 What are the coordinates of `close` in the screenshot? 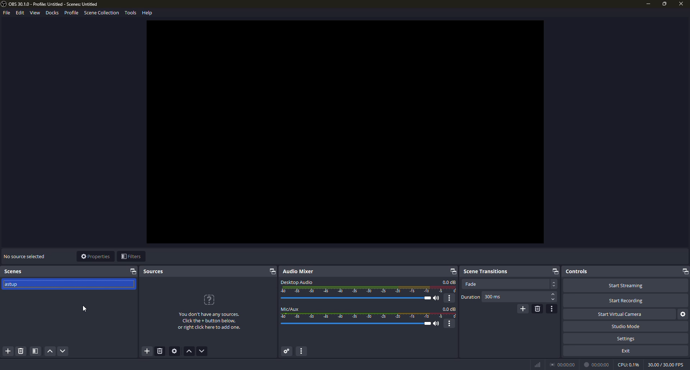 It's located at (680, 5).